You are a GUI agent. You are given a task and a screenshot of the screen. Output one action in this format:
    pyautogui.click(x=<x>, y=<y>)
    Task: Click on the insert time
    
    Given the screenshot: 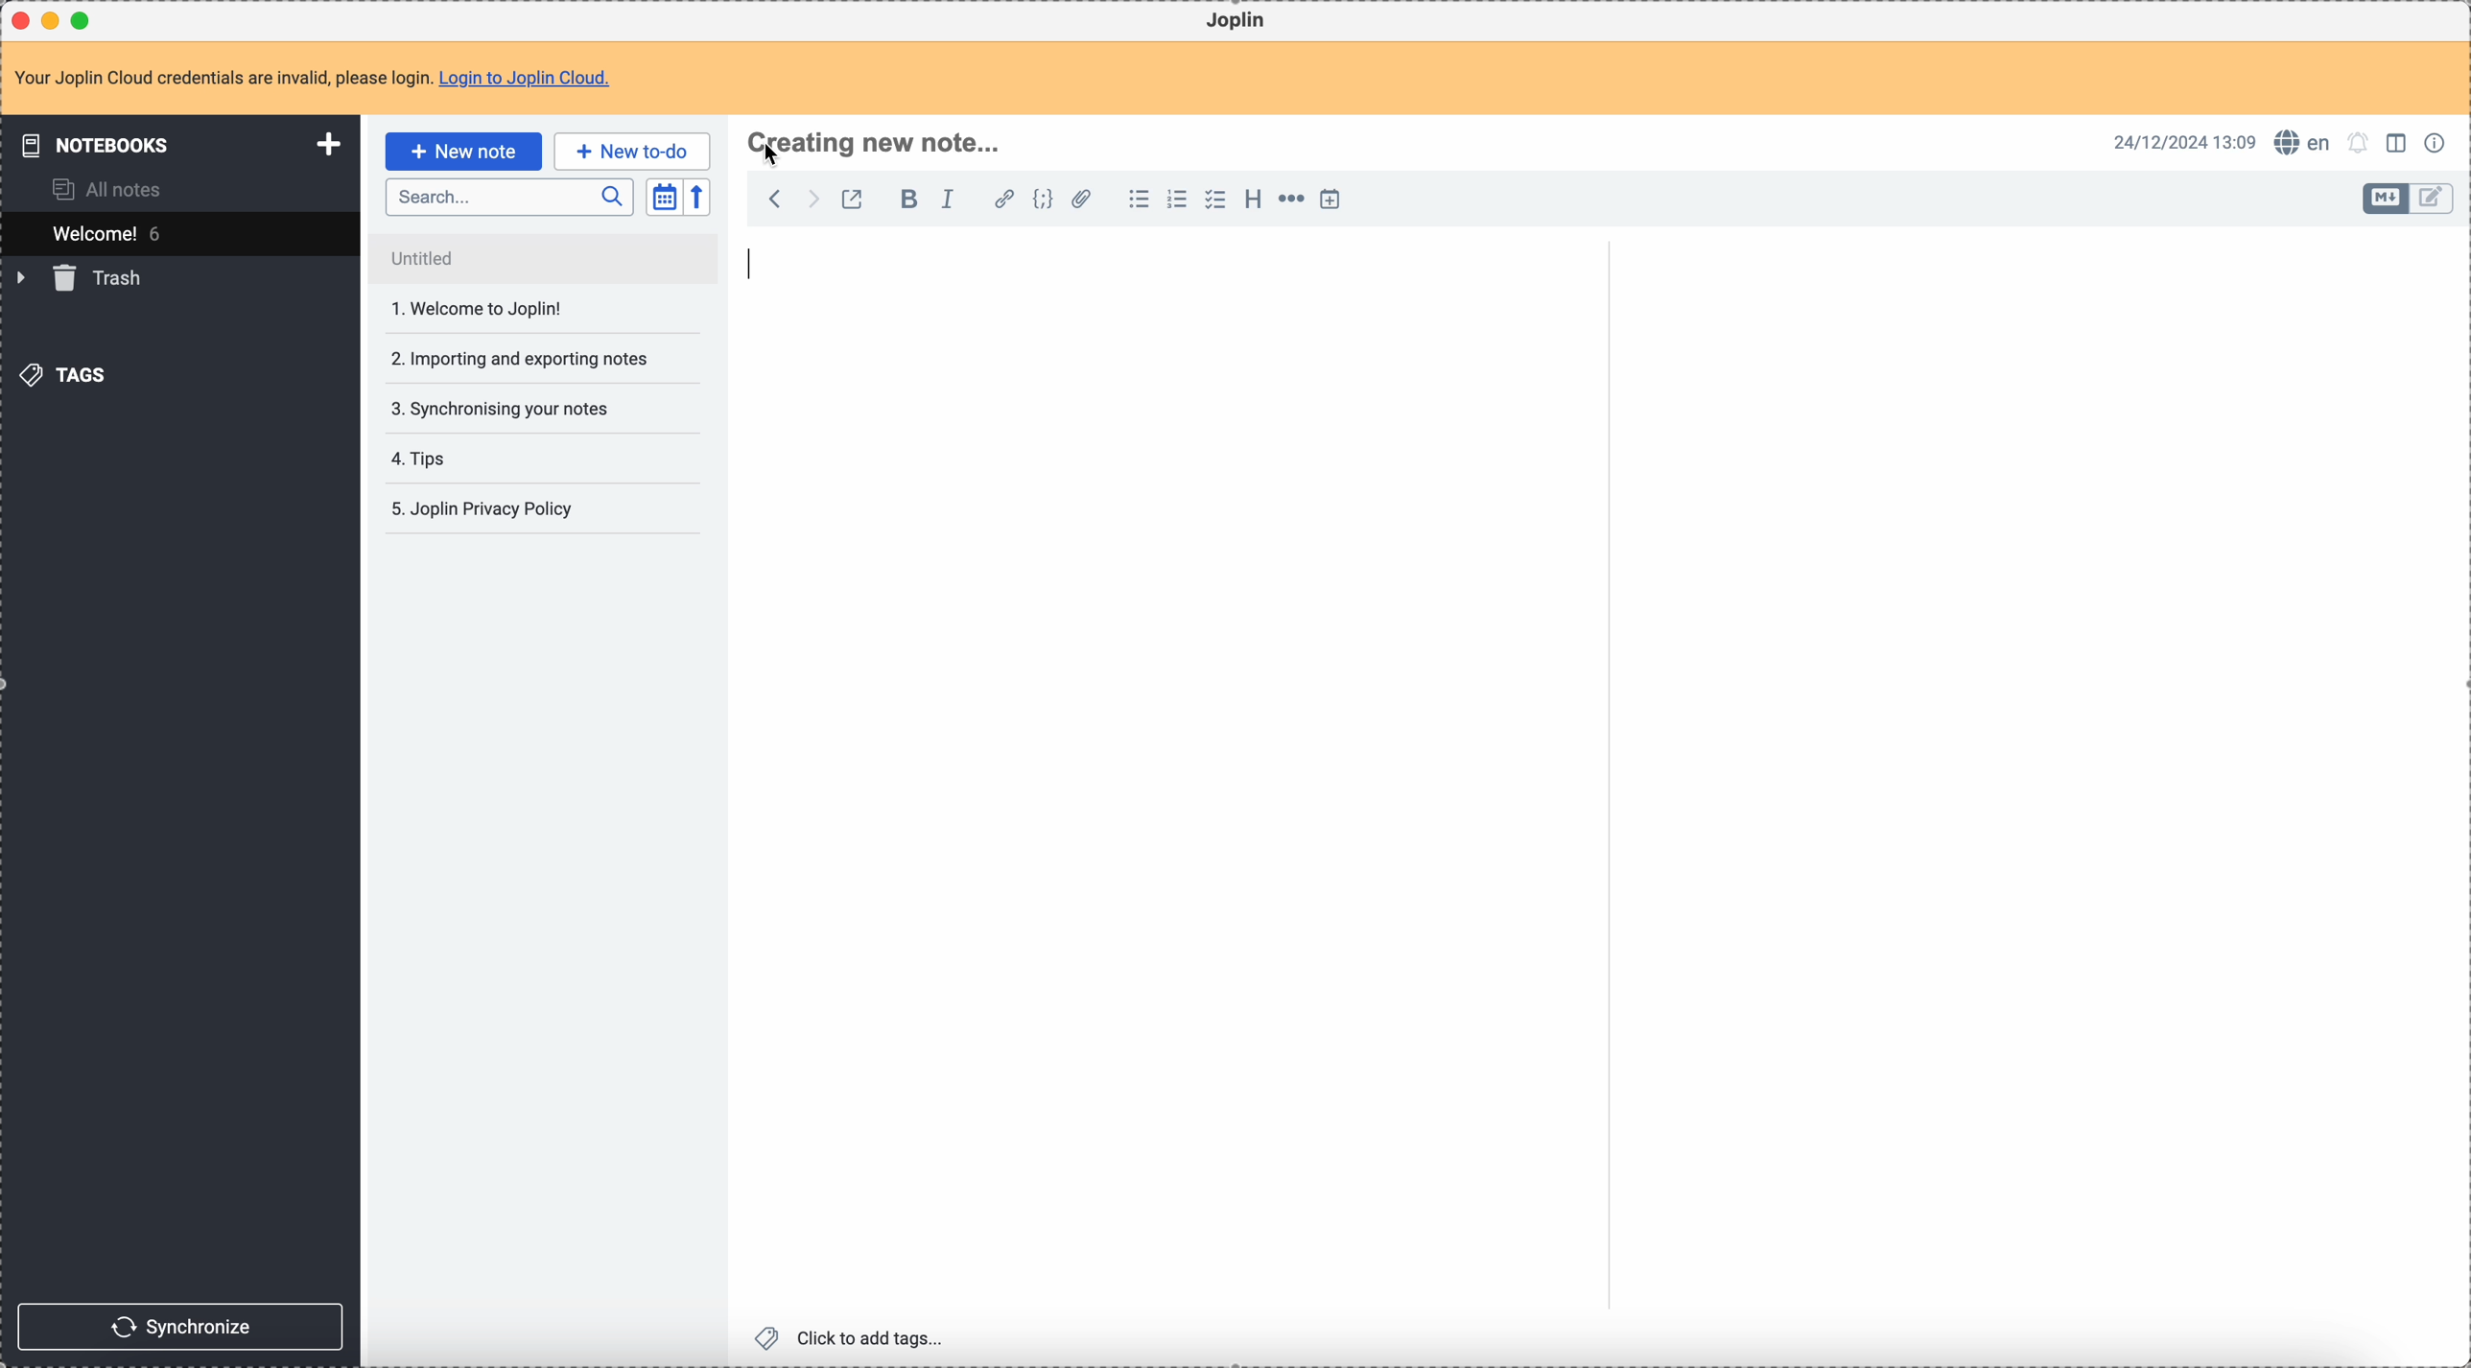 What is the action you would take?
    pyautogui.click(x=1330, y=199)
    